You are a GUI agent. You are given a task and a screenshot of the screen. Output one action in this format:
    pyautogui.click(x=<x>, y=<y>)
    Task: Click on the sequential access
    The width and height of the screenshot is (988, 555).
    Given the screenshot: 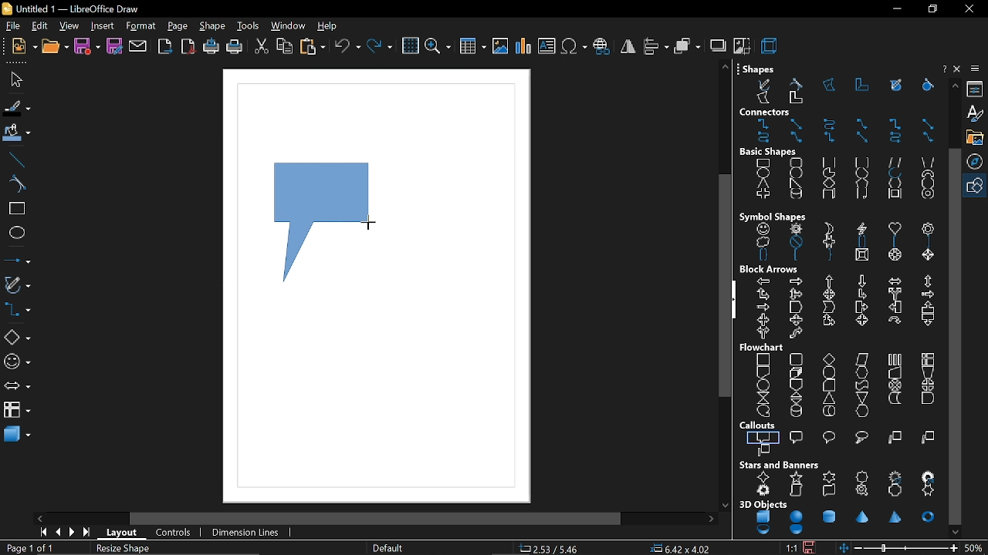 What is the action you would take?
    pyautogui.click(x=763, y=410)
    